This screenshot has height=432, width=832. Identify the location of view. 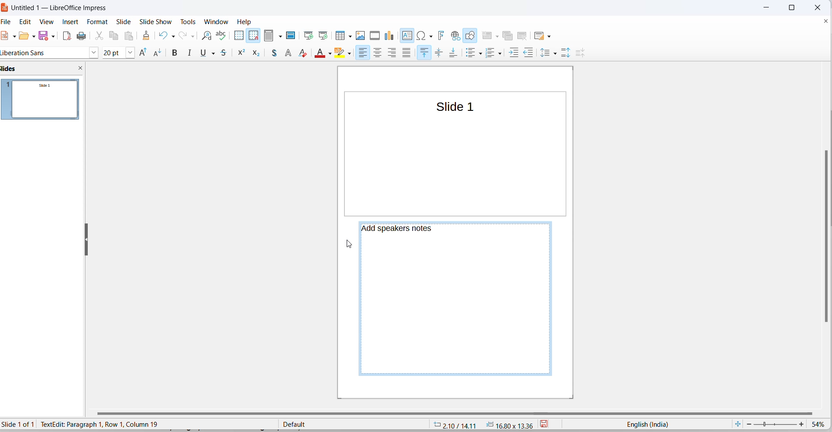
(47, 22).